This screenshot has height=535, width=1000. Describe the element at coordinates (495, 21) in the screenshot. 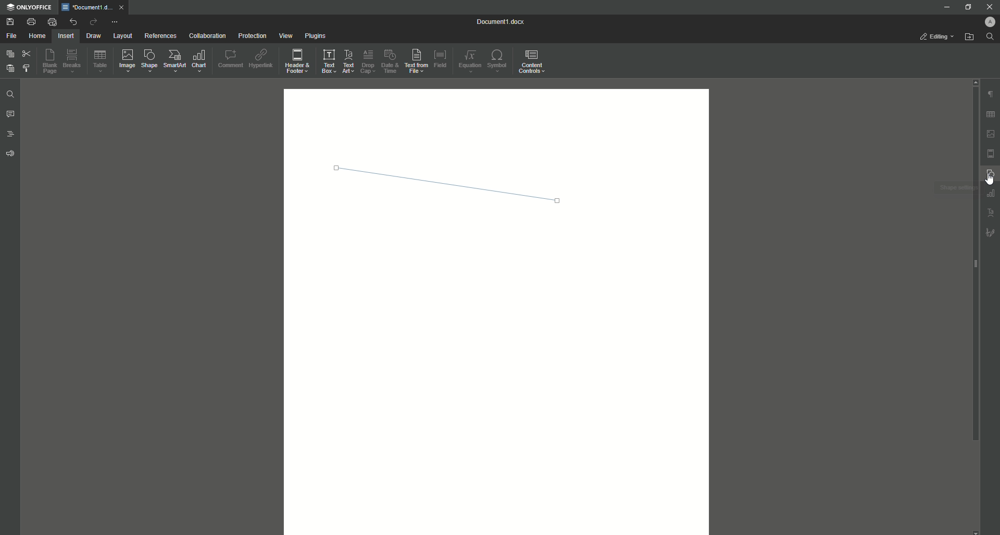

I see `Document1` at that location.